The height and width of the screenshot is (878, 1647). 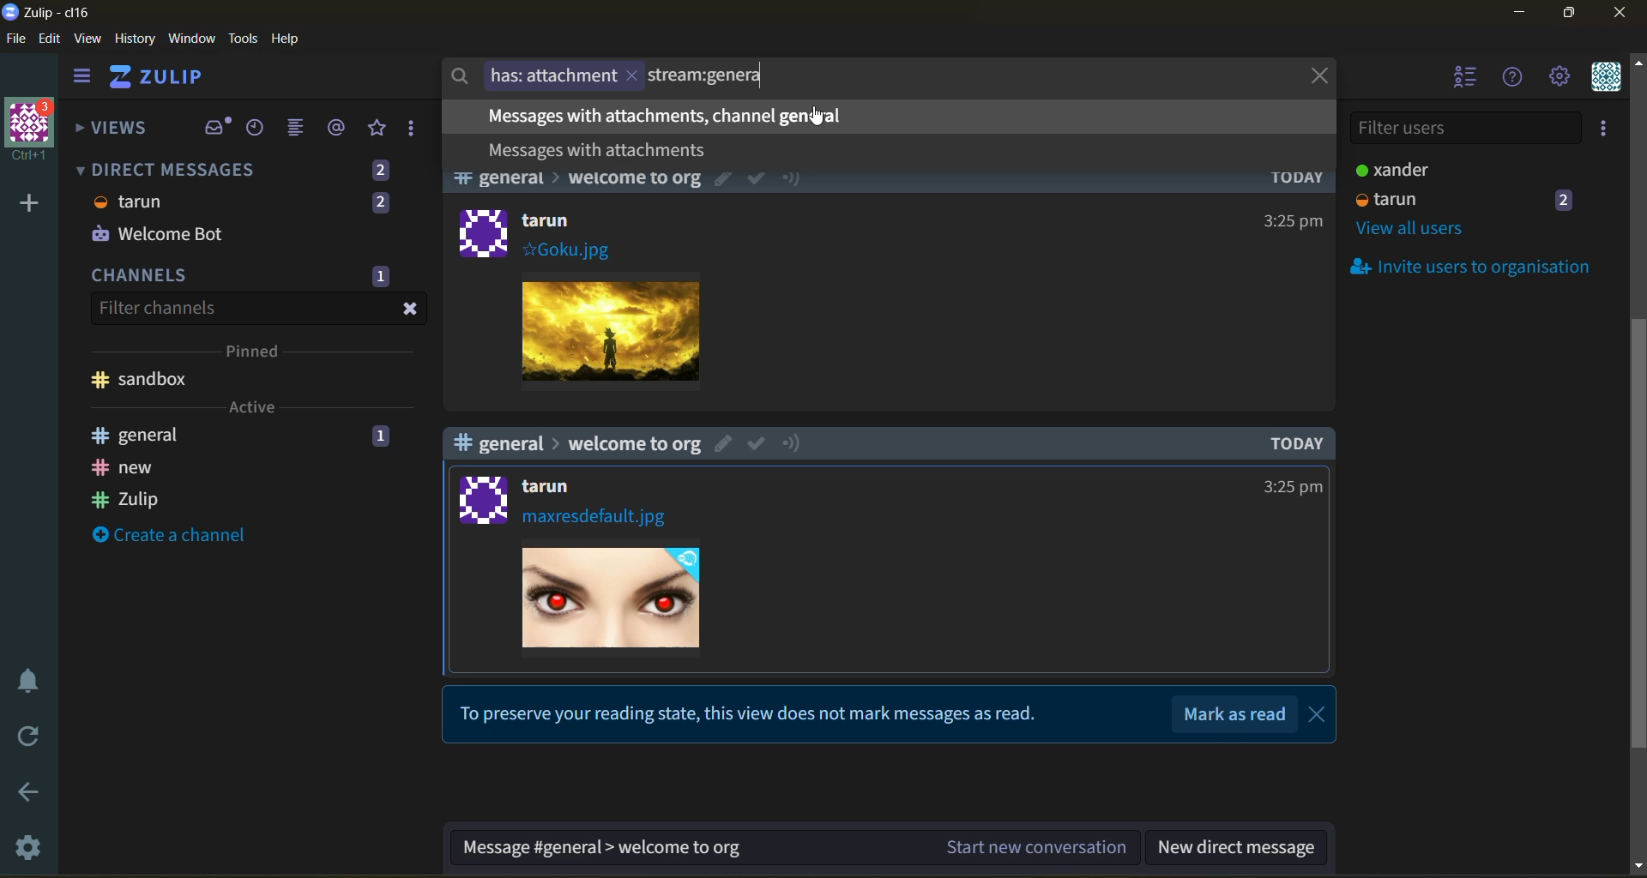 What do you see at coordinates (1464, 129) in the screenshot?
I see `filter users` at bounding box center [1464, 129].